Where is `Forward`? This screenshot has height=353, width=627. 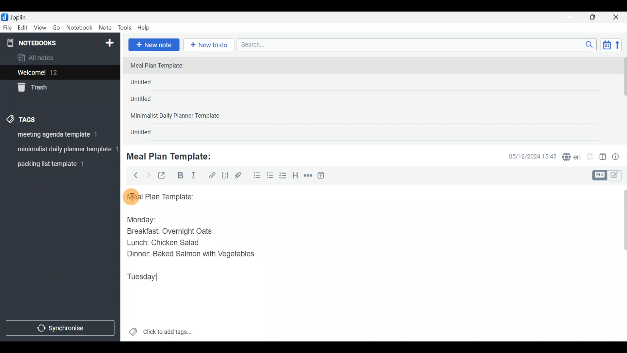
Forward is located at coordinates (148, 175).